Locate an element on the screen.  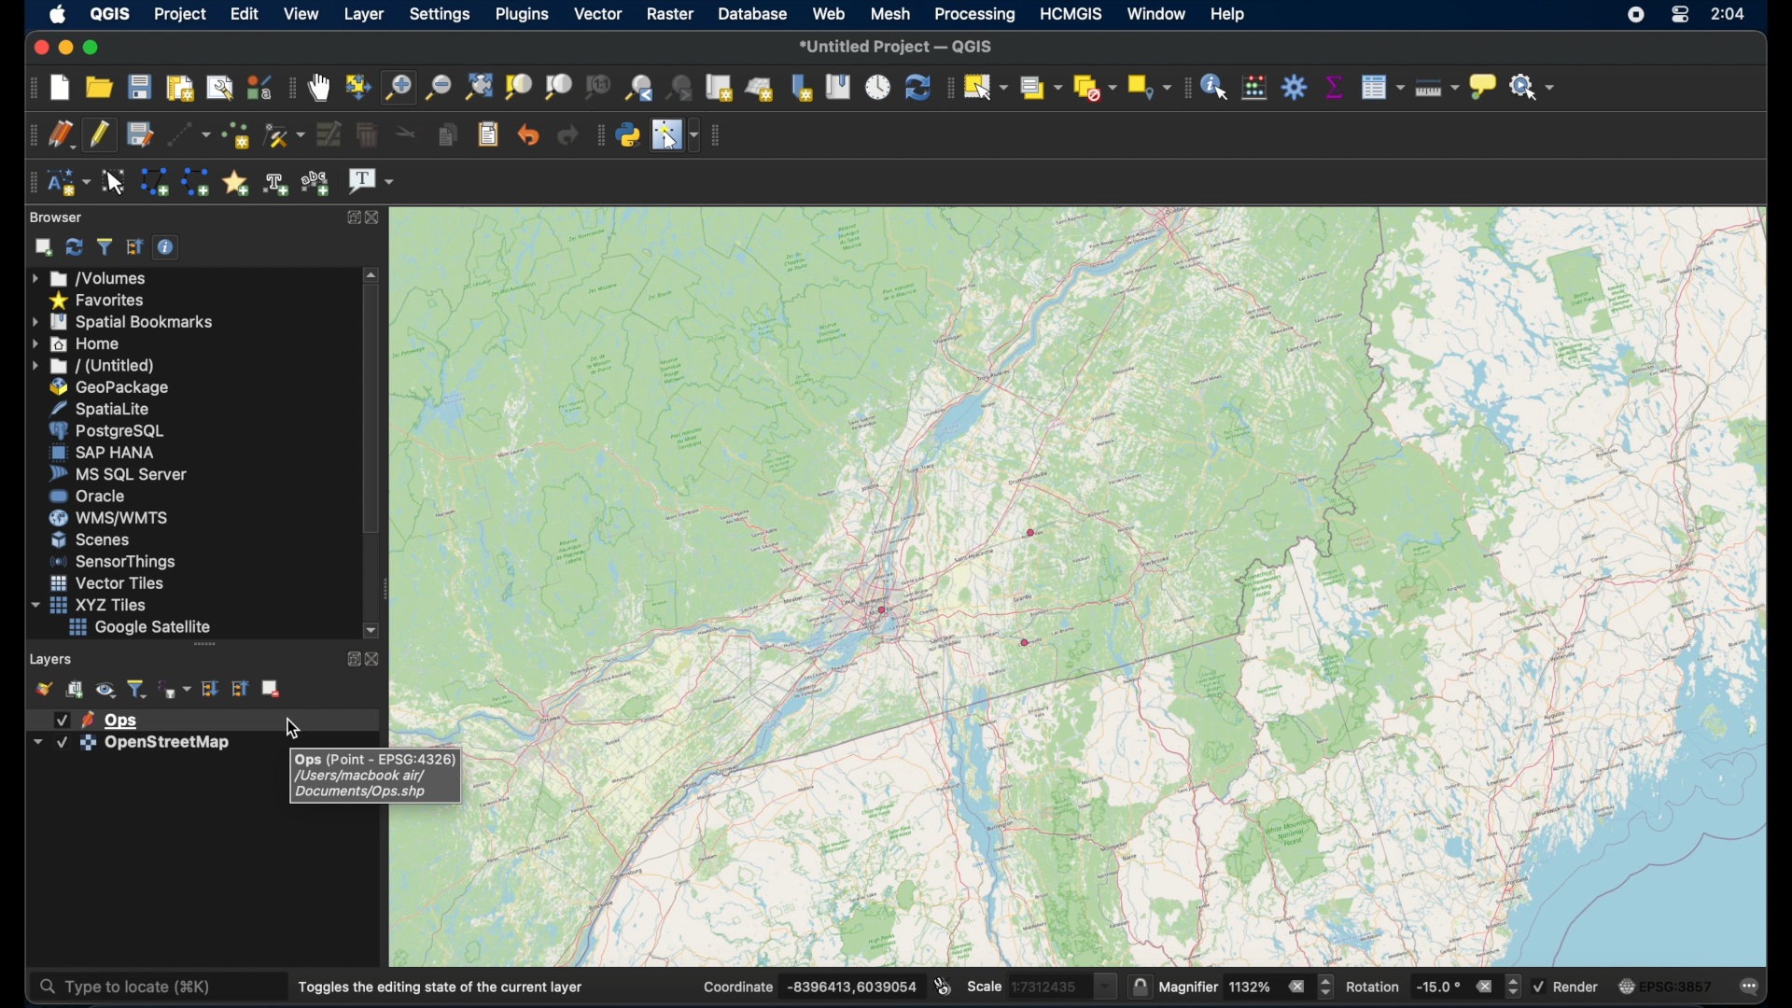
identify features is located at coordinates (1217, 88).